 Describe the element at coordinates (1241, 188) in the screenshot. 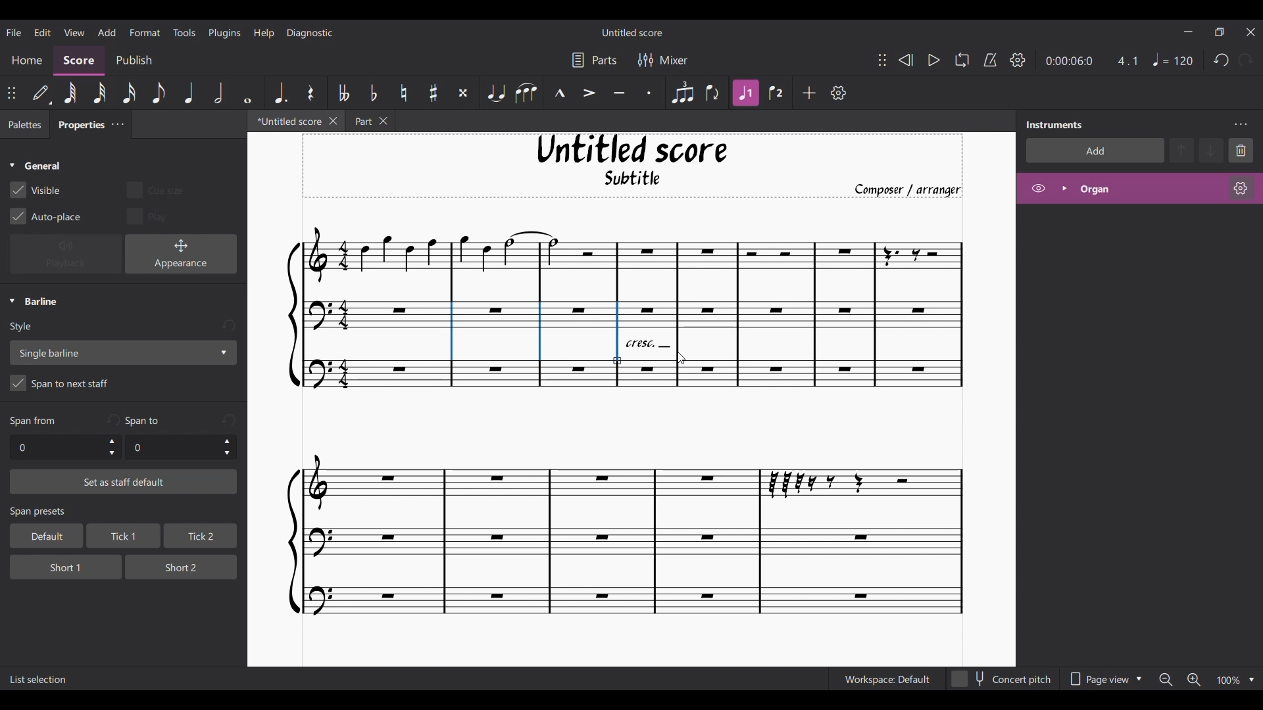

I see `Organ settings` at that location.